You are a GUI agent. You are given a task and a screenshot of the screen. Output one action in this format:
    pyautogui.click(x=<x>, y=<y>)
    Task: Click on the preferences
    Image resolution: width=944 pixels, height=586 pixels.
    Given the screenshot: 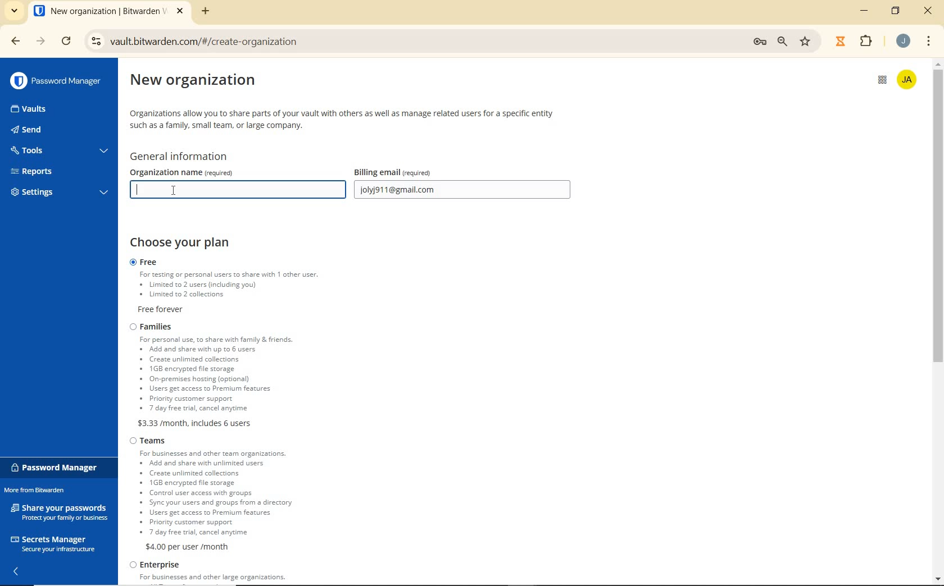 What is the action you would take?
    pyautogui.click(x=759, y=42)
    